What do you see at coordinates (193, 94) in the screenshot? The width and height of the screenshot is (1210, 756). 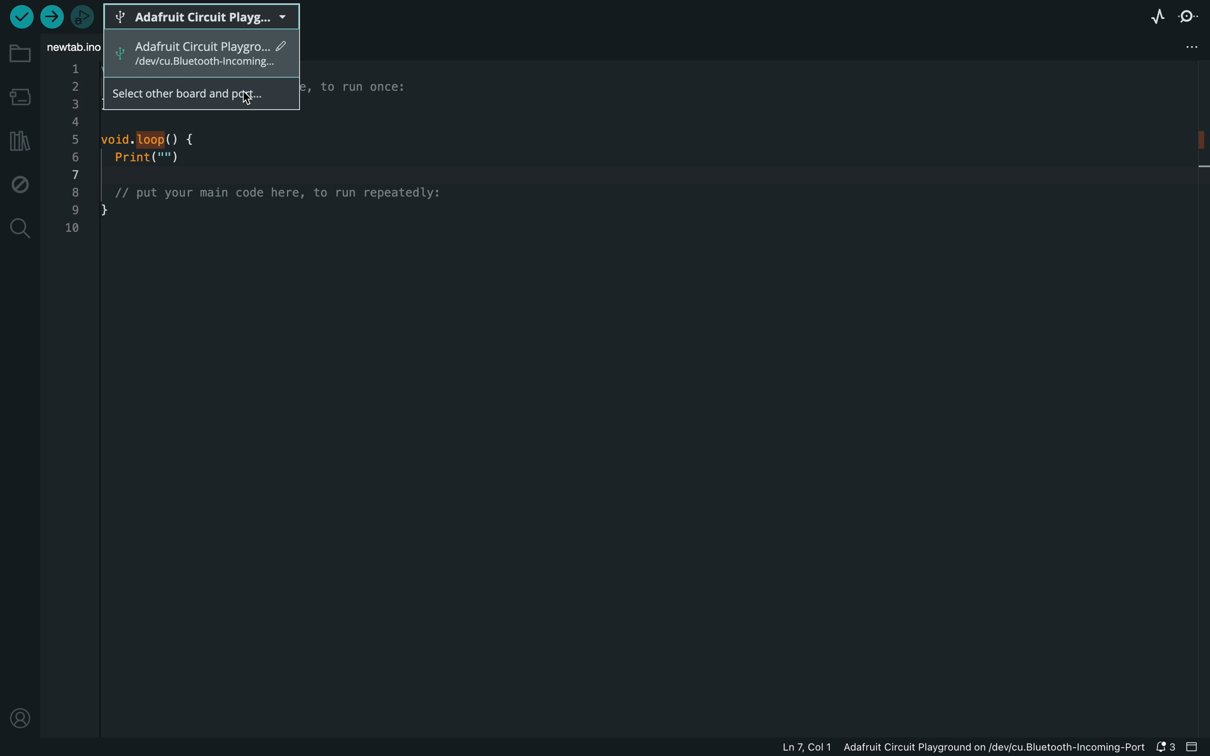 I see `select other board` at bounding box center [193, 94].